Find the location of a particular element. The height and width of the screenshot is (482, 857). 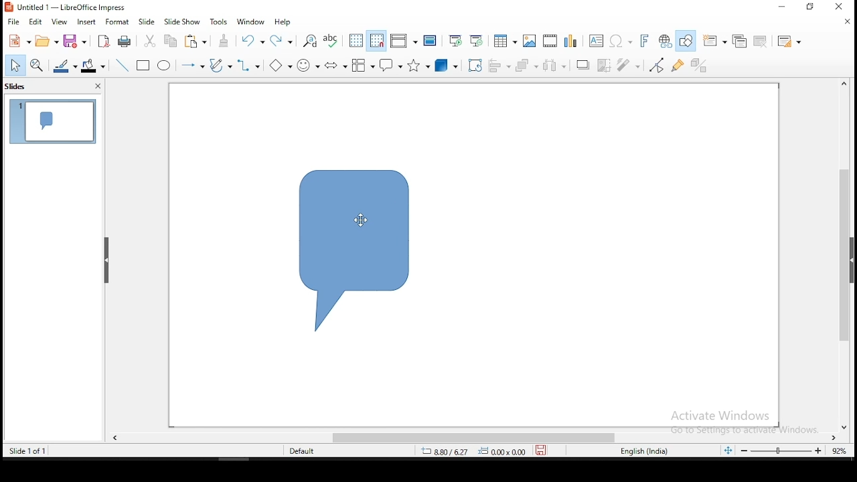

toggle extrusion is located at coordinates (699, 65).